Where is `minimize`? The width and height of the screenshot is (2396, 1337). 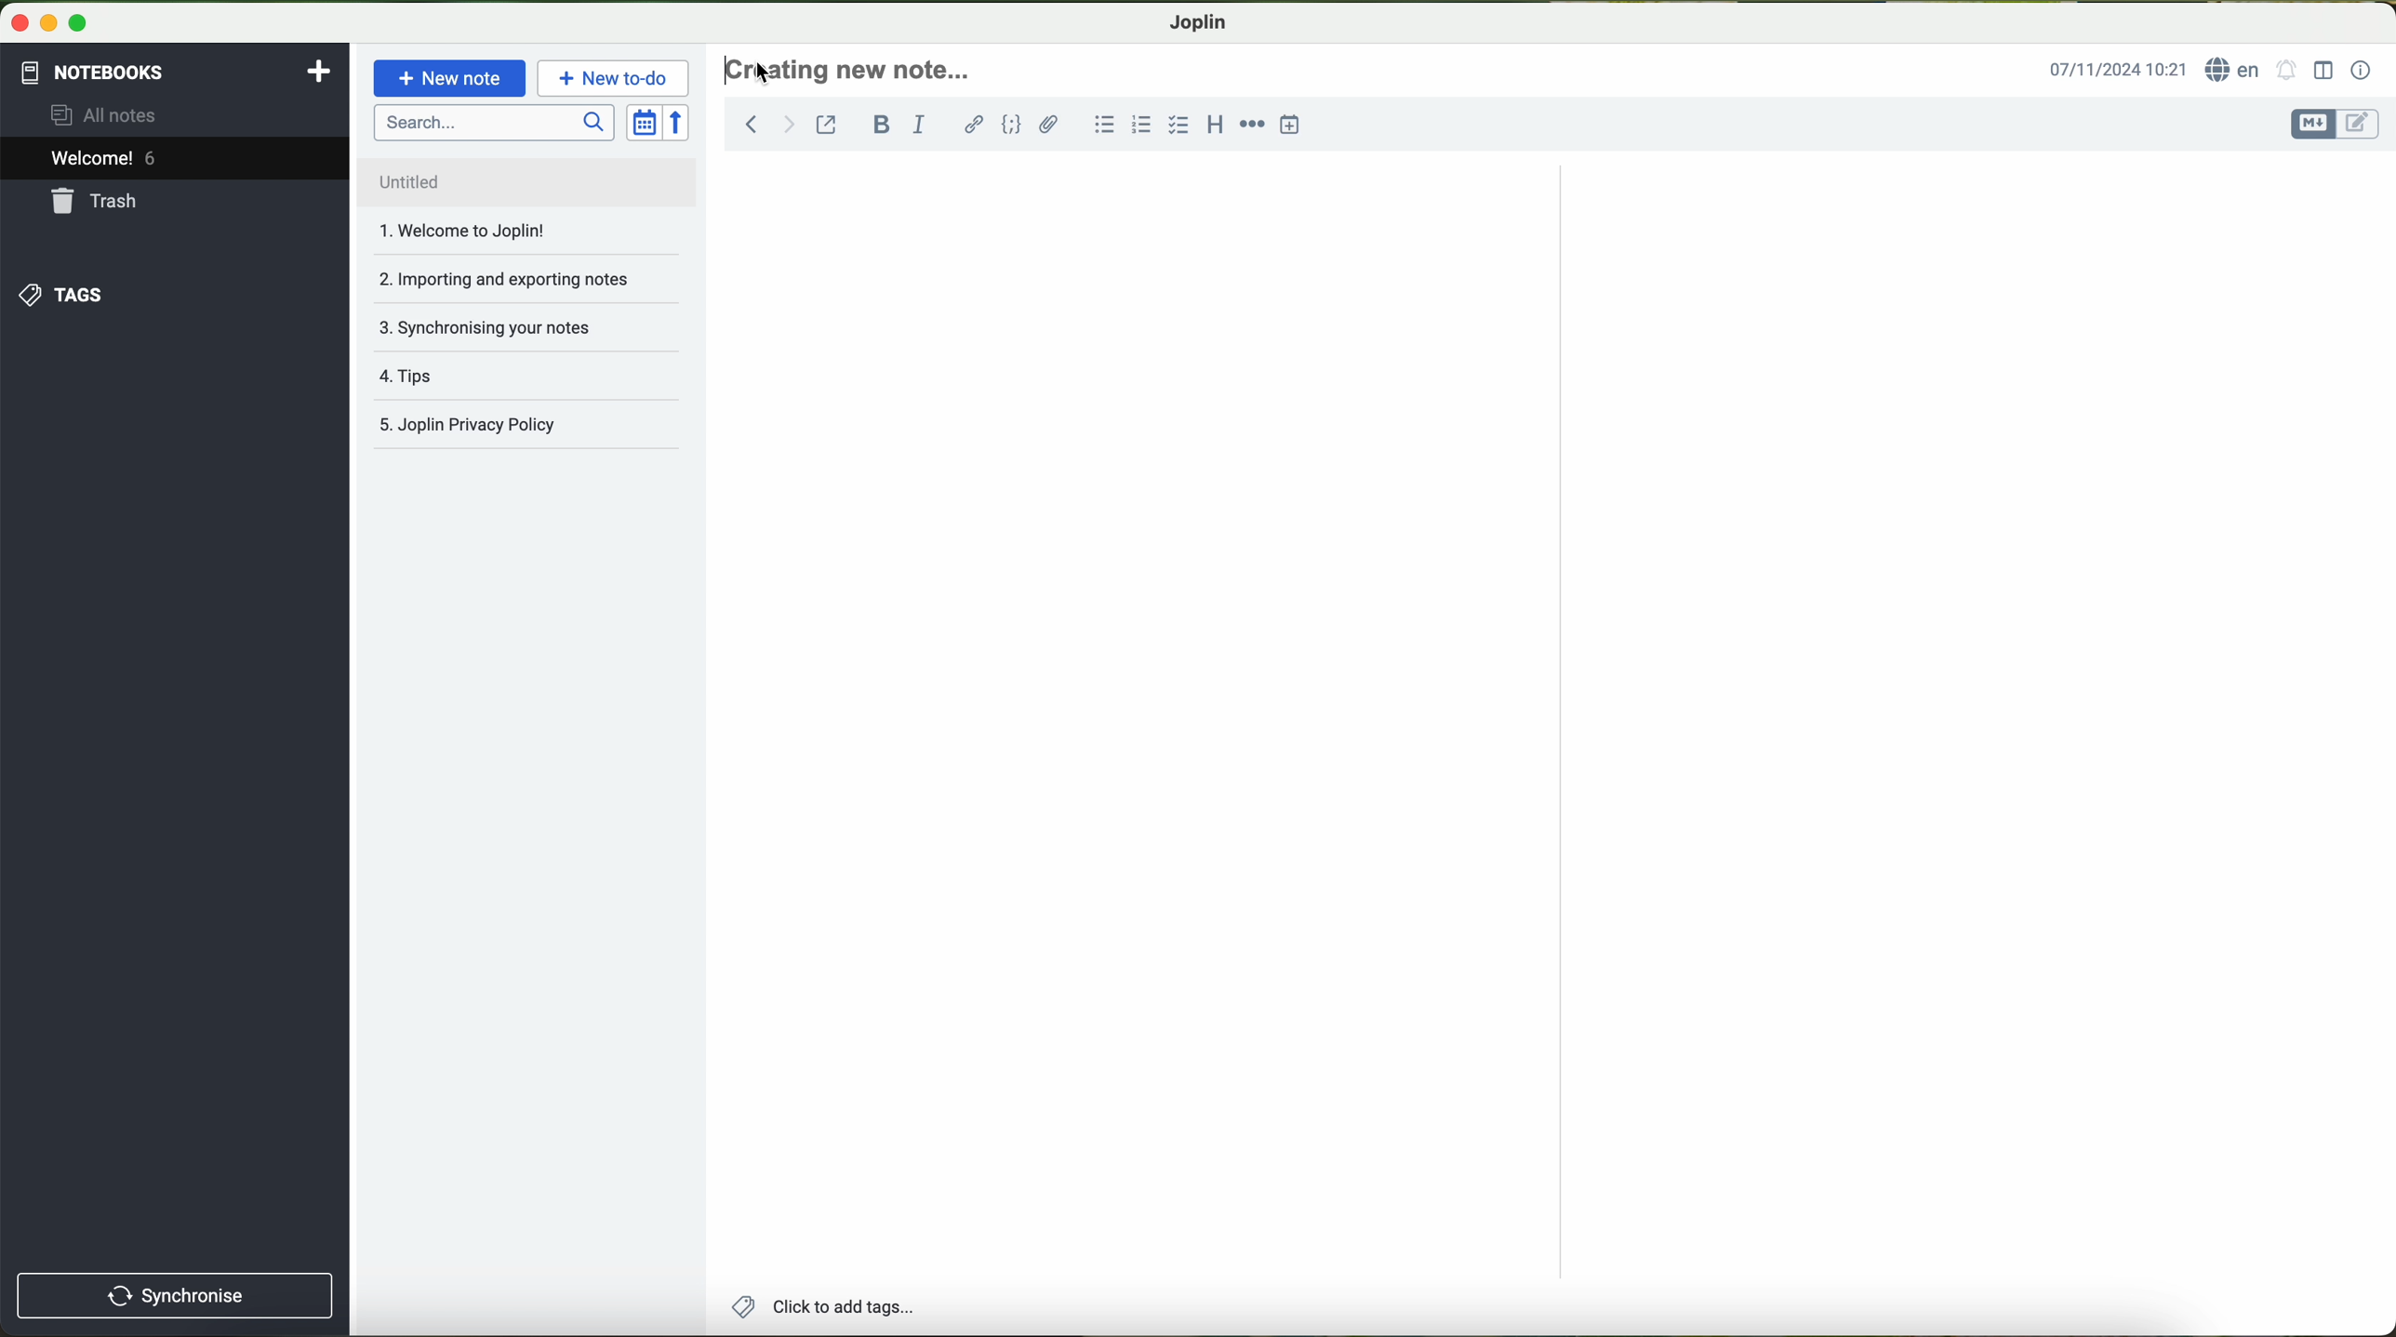 minimize is located at coordinates (45, 21).